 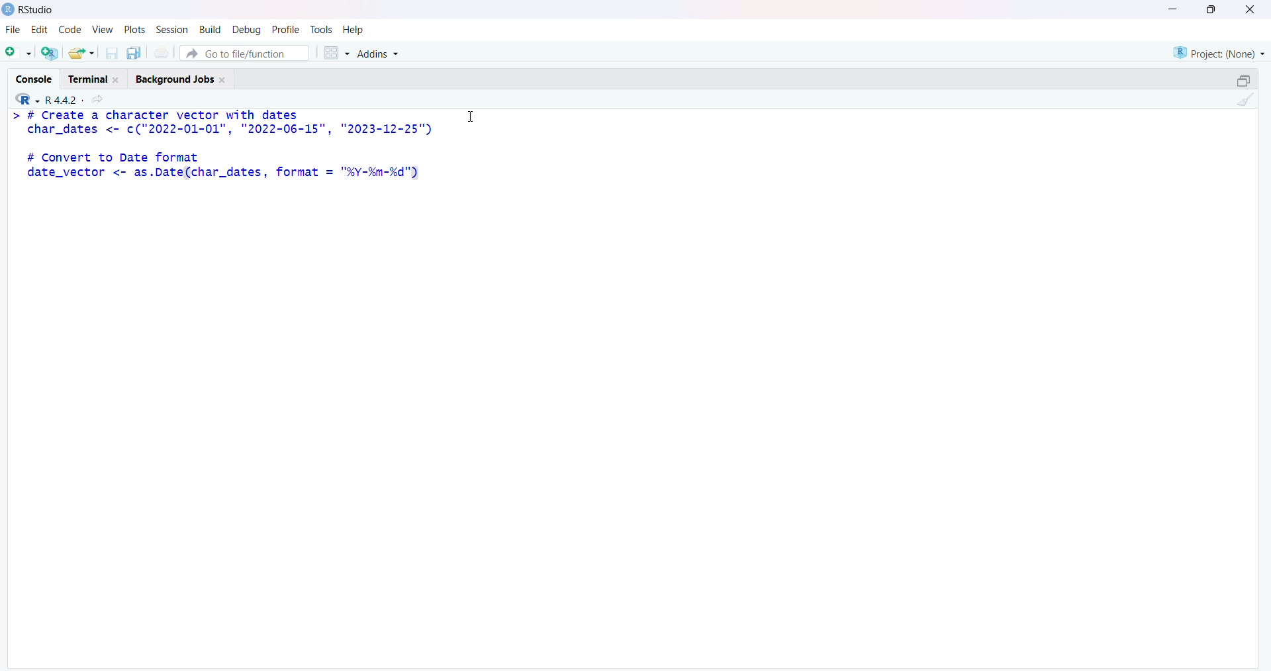 I want to click on View the current working directory, so click(x=101, y=99).